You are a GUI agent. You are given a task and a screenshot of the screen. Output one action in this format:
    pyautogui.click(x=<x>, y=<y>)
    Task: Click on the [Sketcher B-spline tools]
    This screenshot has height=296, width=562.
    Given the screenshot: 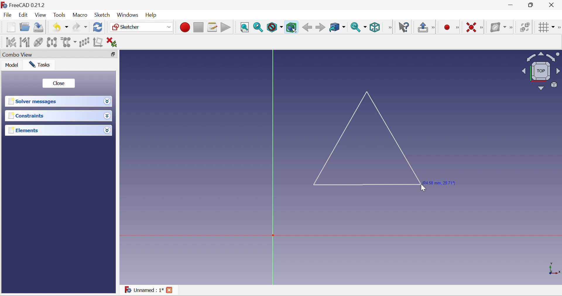 What is the action you would take?
    pyautogui.click(x=512, y=28)
    